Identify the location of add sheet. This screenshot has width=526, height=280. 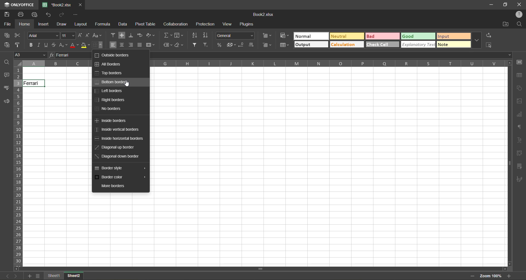
(28, 276).